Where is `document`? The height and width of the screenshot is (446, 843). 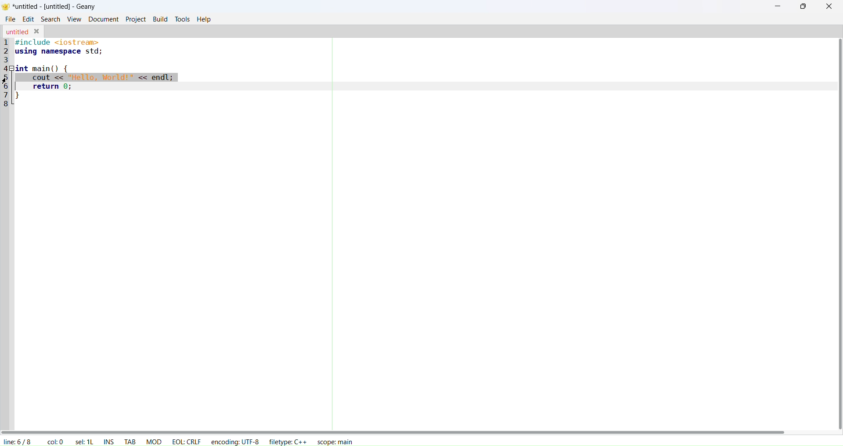 document is located at coordinates (104, 18).